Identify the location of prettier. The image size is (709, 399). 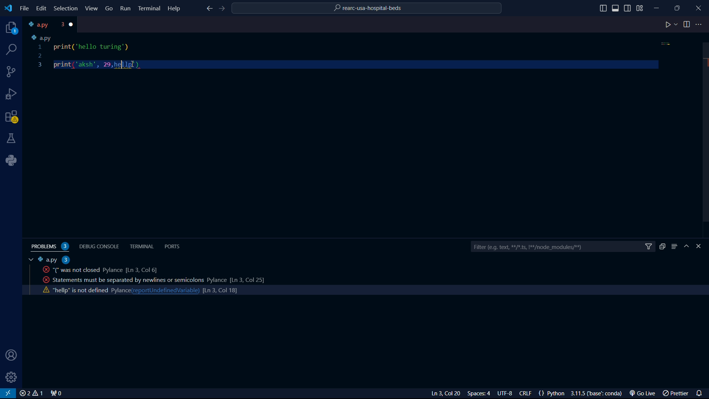
(677, 394).